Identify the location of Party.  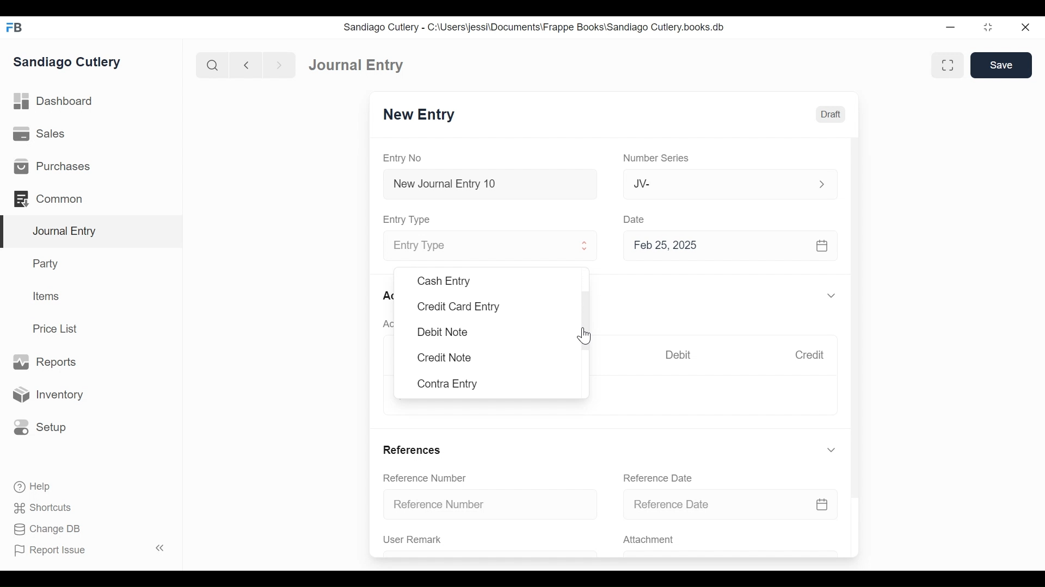
(44, 264).